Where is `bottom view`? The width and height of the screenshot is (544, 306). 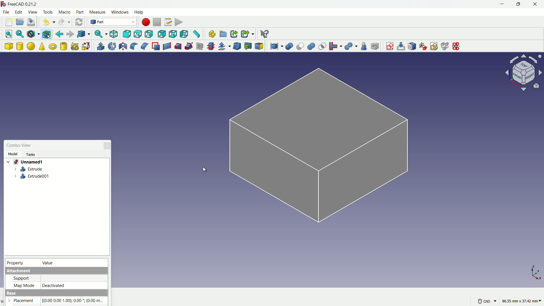 bottom view is located at coordinates (173, 34).